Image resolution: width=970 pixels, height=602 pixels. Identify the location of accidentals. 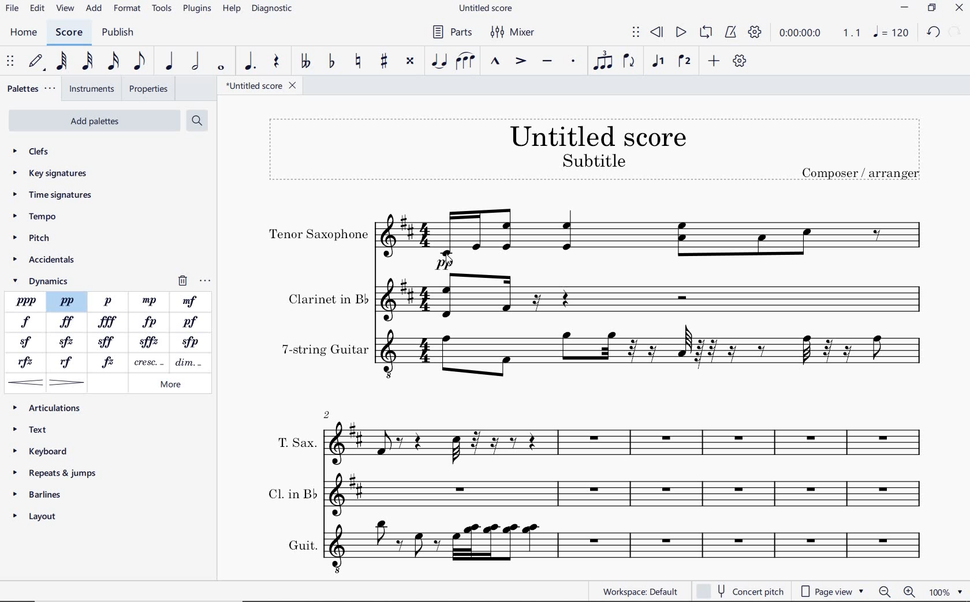
(47, 261).